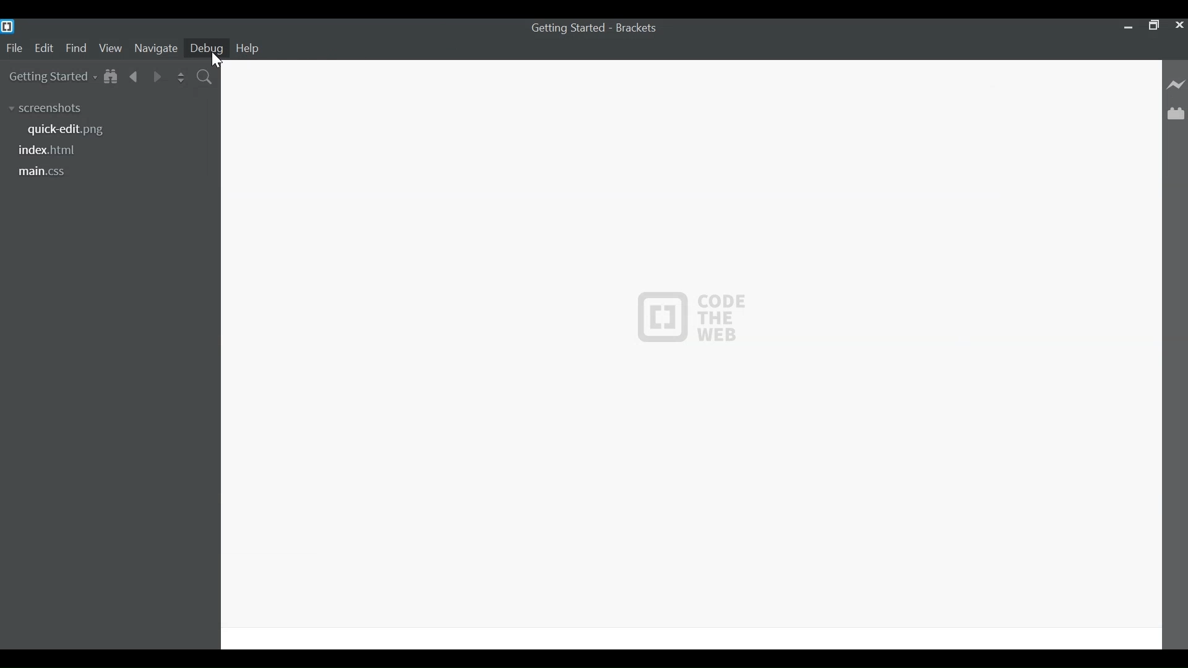  What do you see at coordinates (691, 349) in the screenshot?
I see `CODE THE WEB` at bounding box center [691, 349].